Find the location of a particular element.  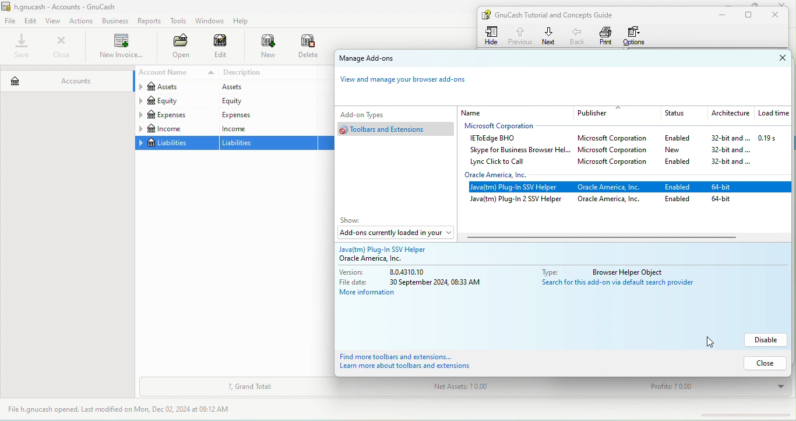

oracle america lnc is located at coordinates (613, 188).